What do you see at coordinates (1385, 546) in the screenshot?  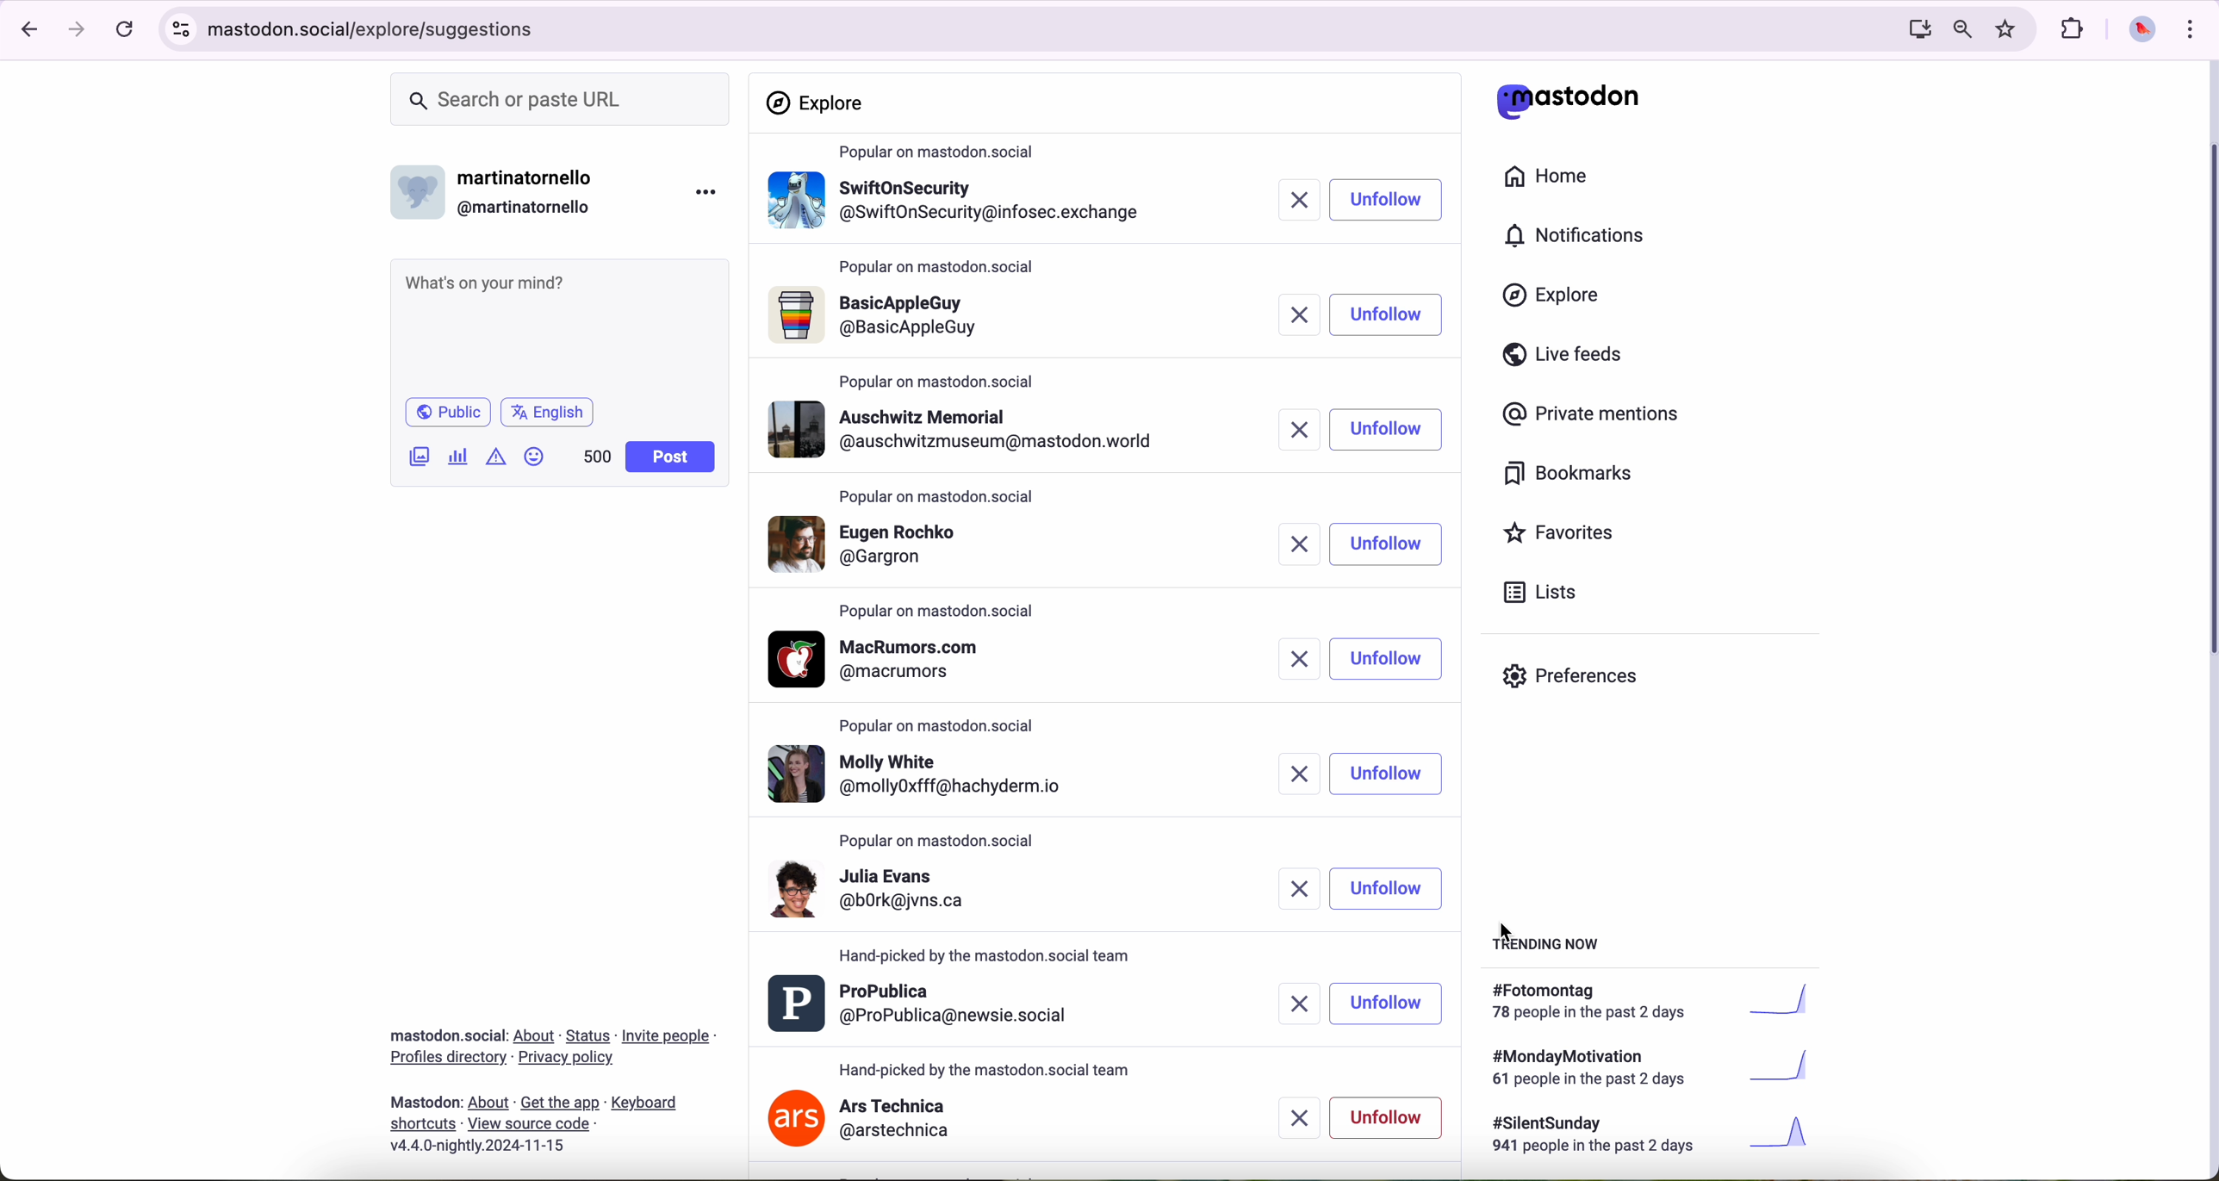 I see `unfollow` at bounding box center [1385, 546].